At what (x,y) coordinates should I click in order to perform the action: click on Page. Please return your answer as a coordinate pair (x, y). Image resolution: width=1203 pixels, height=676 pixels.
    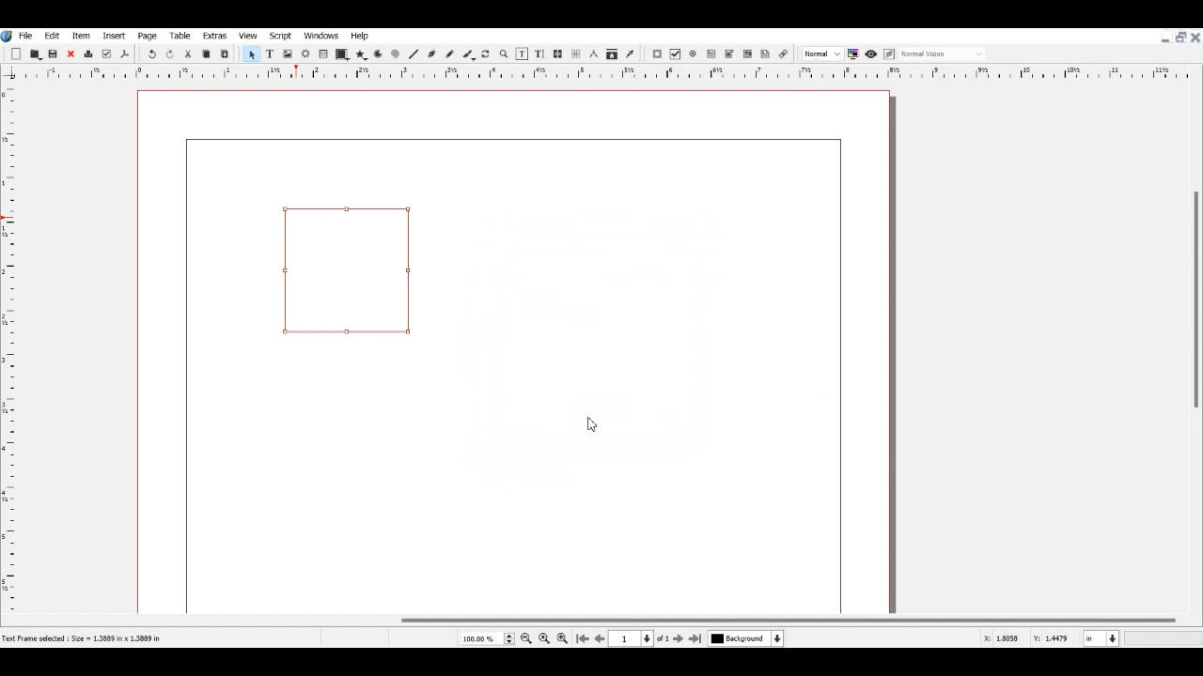
    Looking at the image, I should click on (148, 36).